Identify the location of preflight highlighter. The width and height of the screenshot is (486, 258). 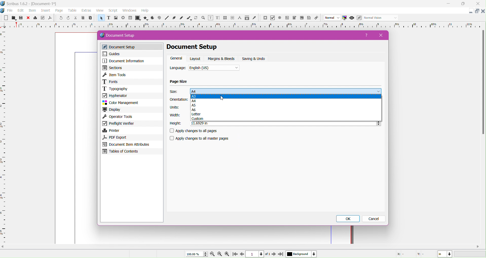
(43, 18).